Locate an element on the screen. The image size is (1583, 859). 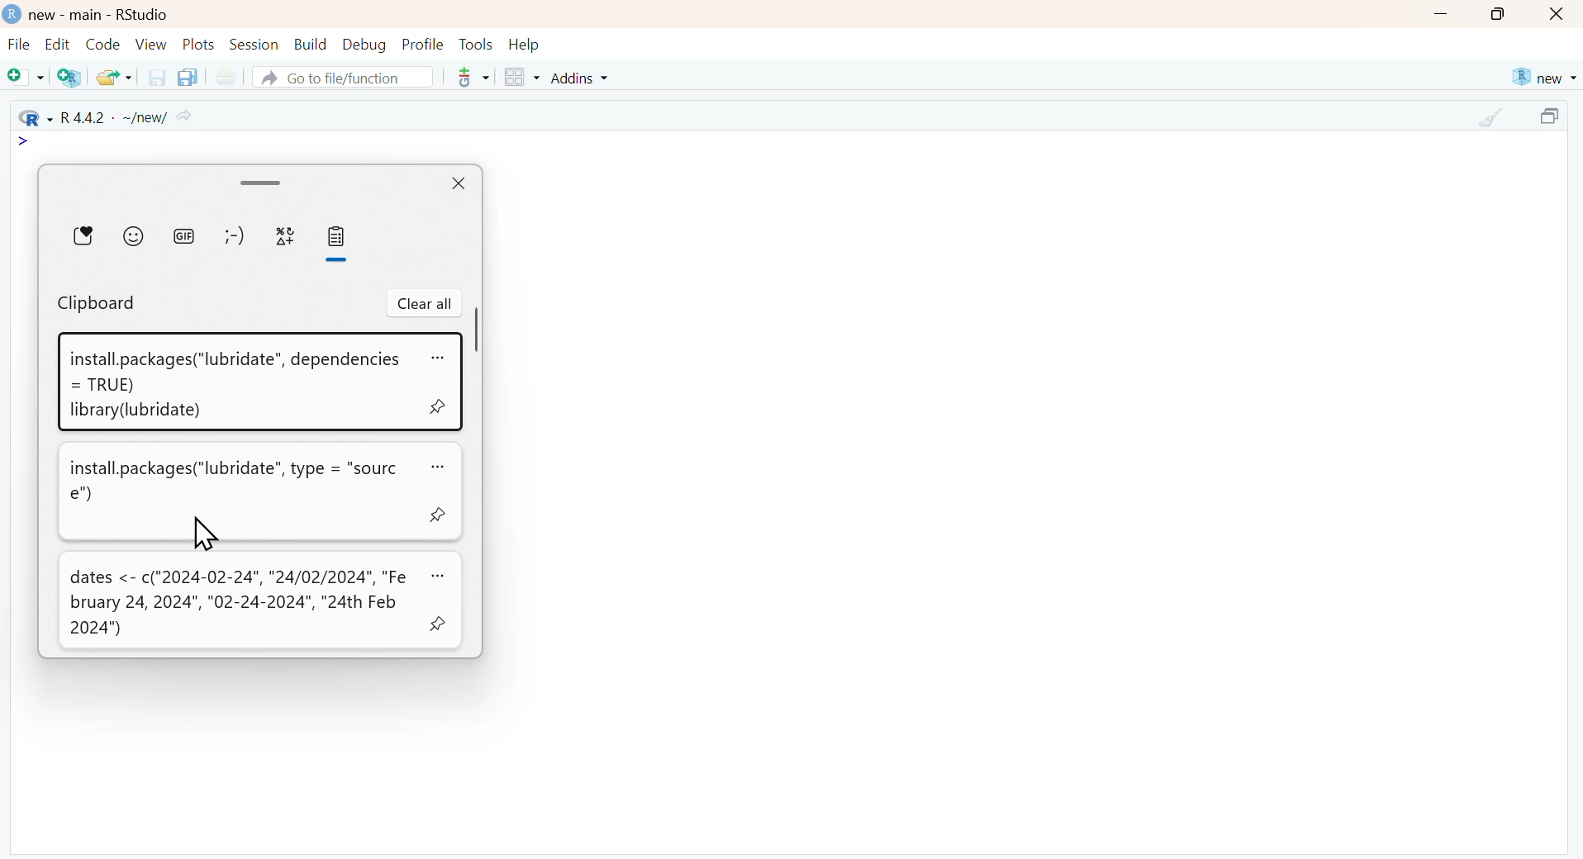
pin is located at coordinates (436, 409).